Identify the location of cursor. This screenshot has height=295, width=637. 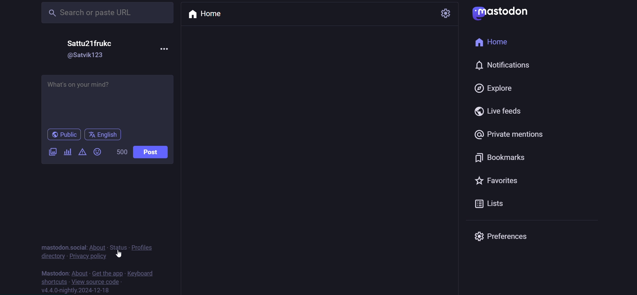
(120, 255).